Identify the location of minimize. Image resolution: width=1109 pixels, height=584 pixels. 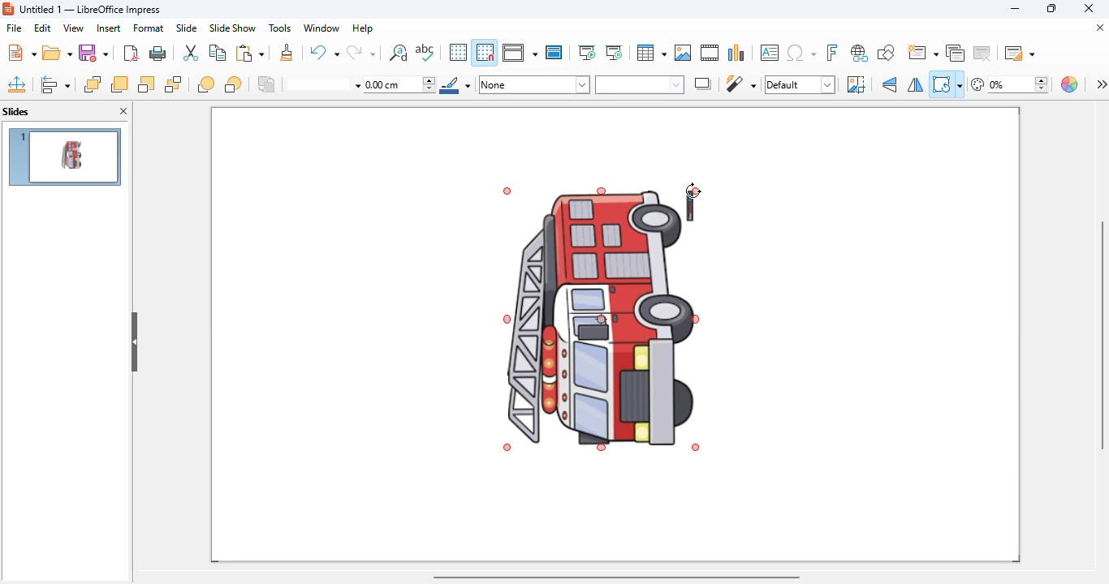
(1016, 8).